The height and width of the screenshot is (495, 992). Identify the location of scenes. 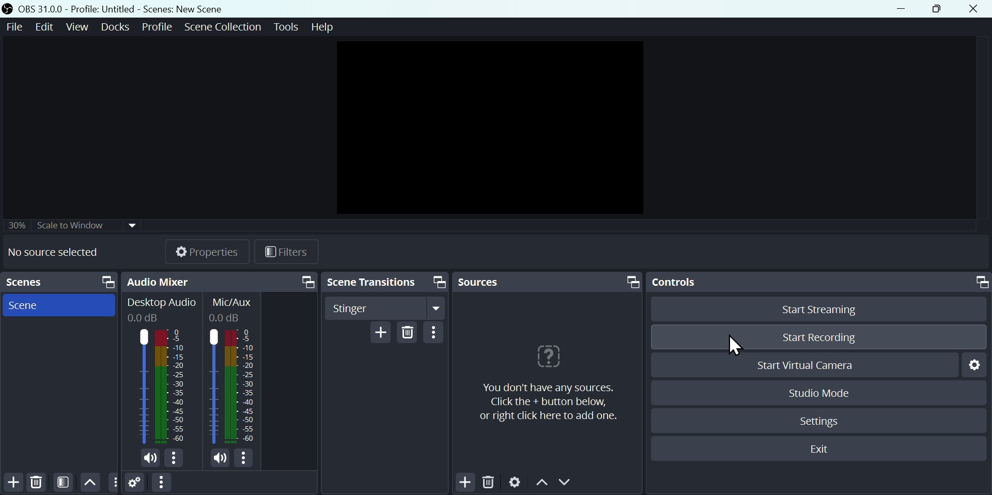
(30, 283).